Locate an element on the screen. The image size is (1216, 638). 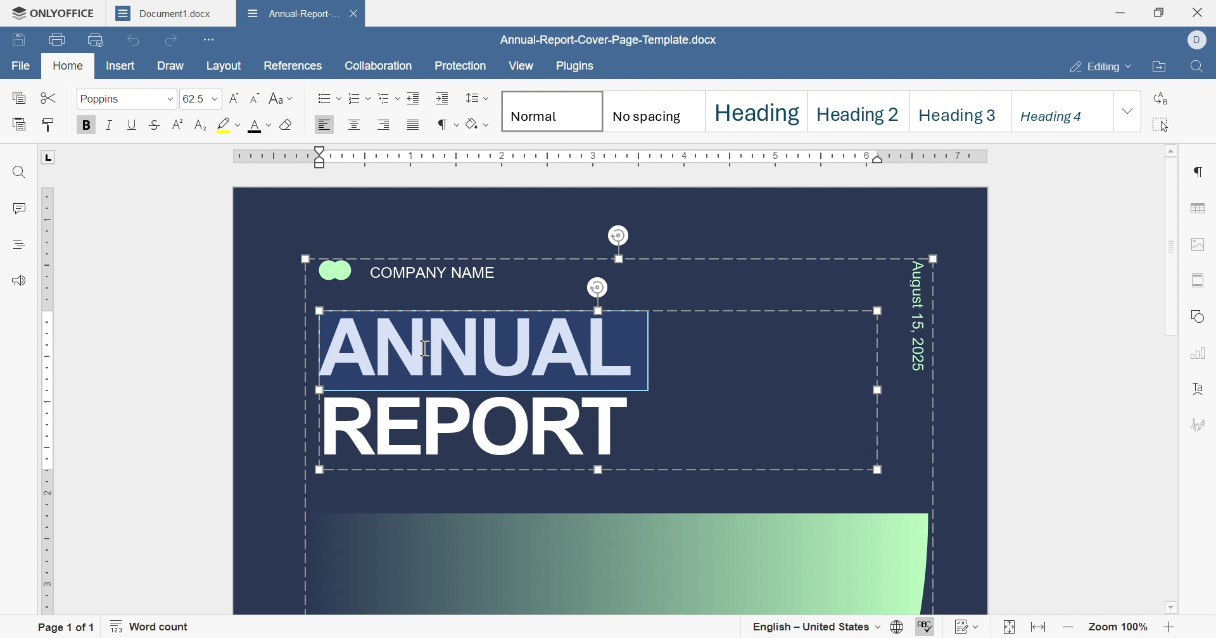
english - united states is located at coordinates (816, 627).